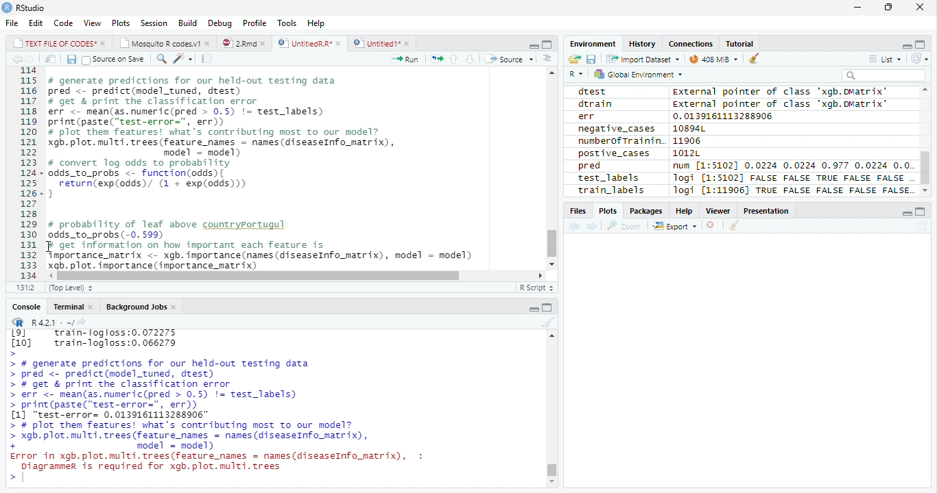 This screenshot has width=937, height=493. Describe the element at coordinates (206, 58) in the screenshot. I see `Compile Report` at that location.